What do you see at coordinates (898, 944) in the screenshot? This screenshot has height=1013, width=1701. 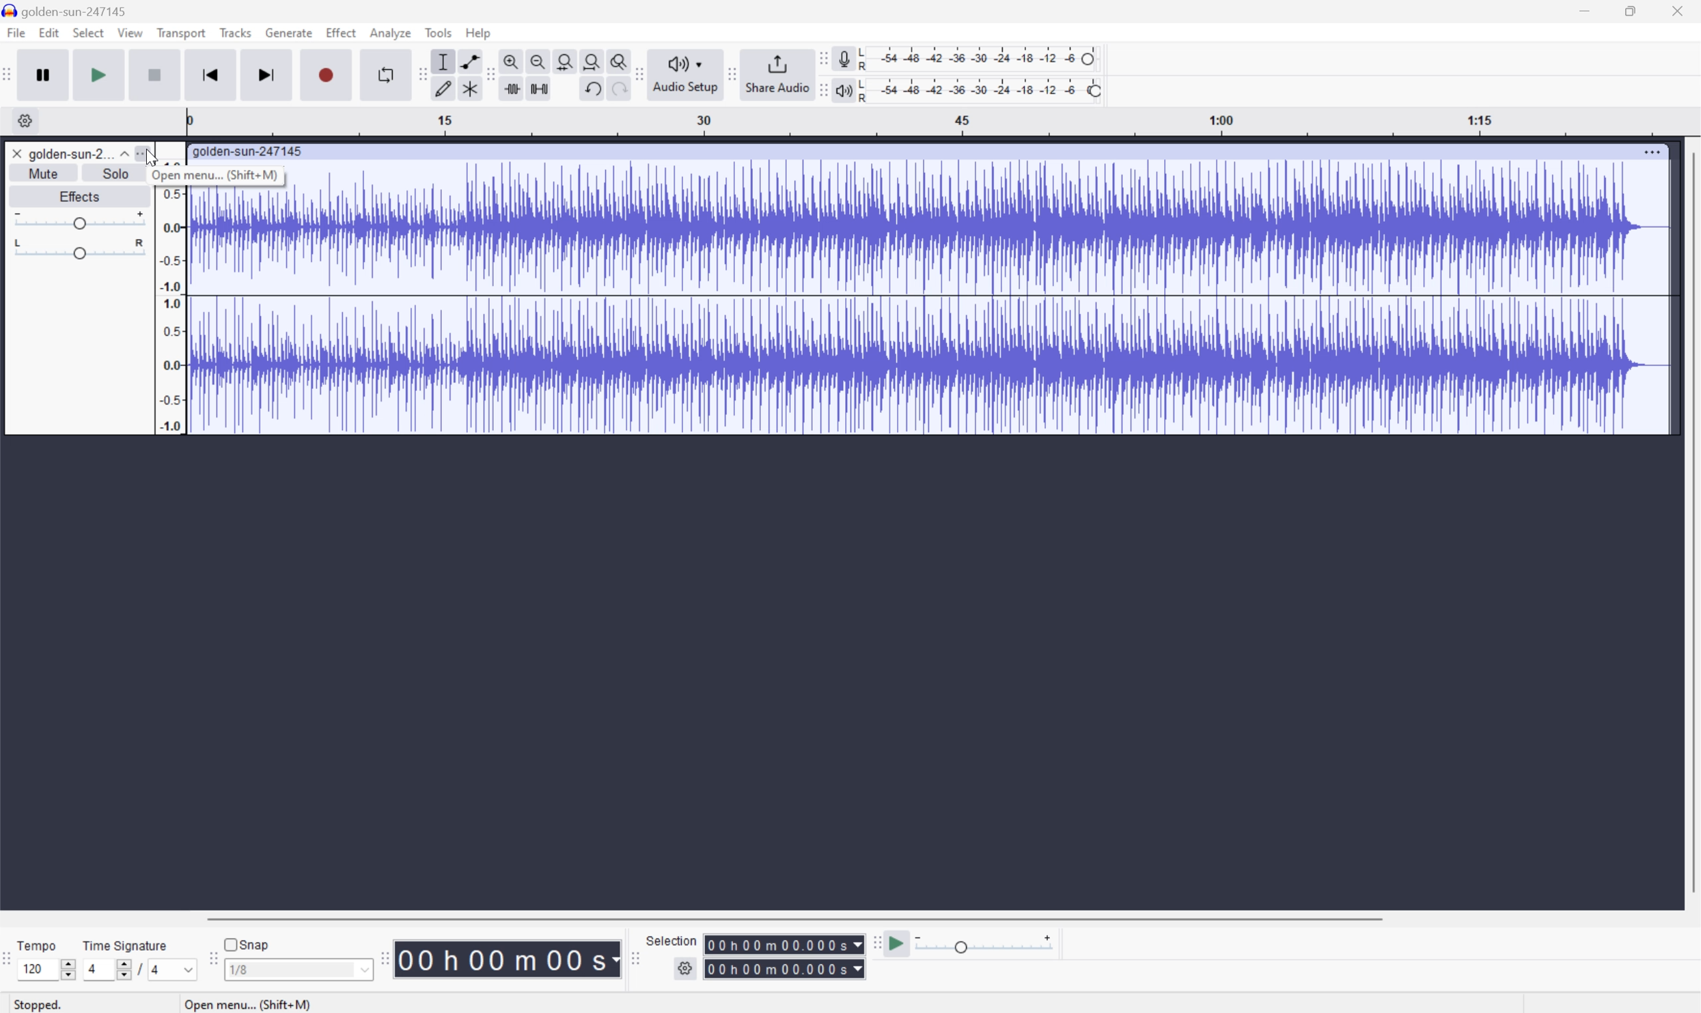 I see `Play at speed` at bounding box center [898, 944].